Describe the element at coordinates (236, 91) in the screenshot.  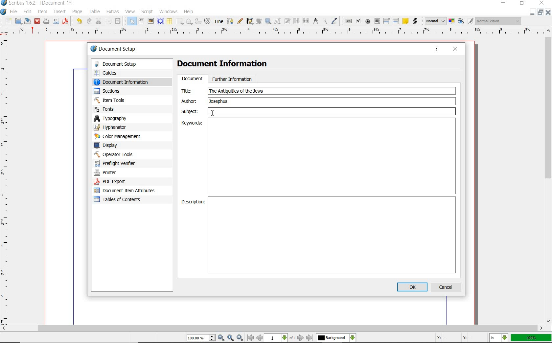
I see `text` at that location.